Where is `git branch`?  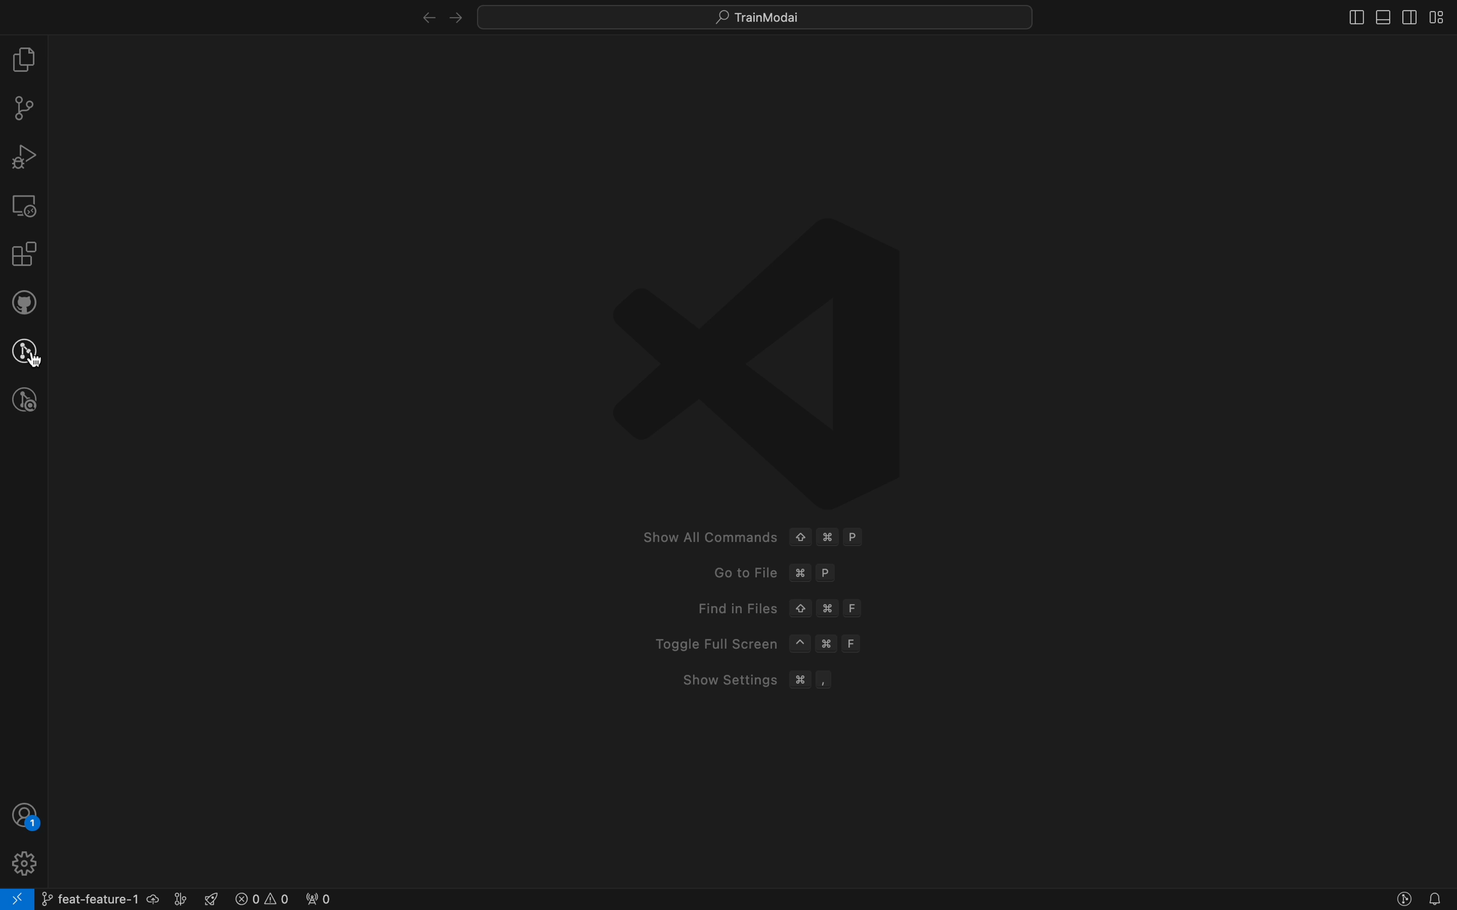
git branch is located at coordinates (116, 899).